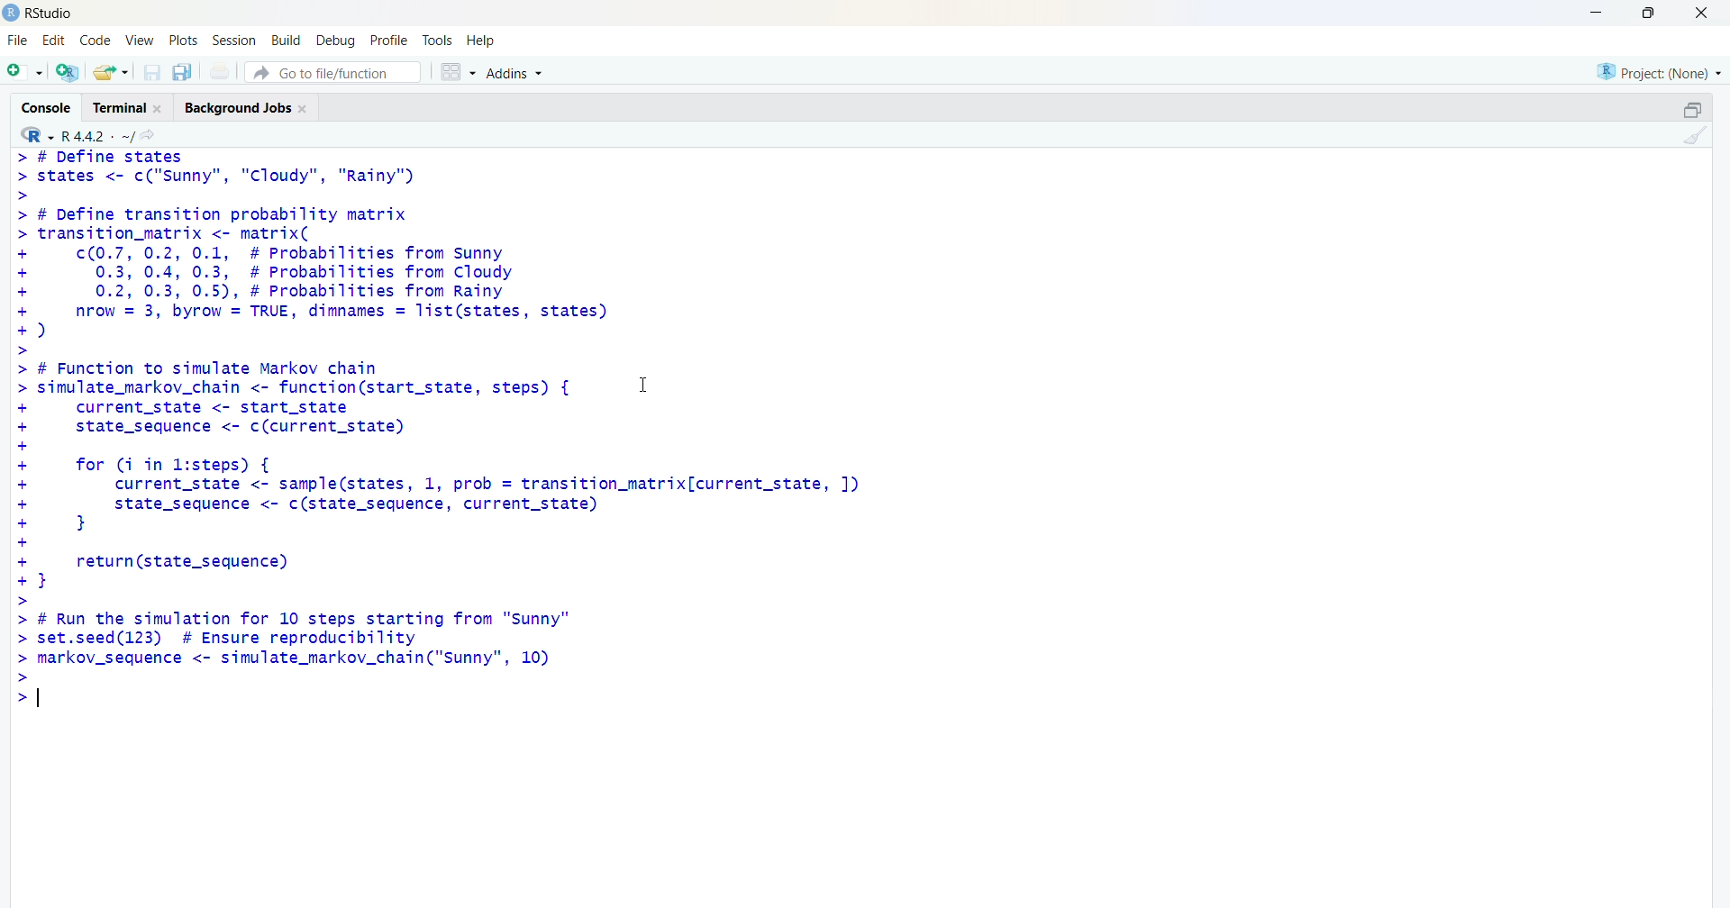 The height and width of the screenshot is (908, 1730). Describe the element at coordinates (77, 134) in the screenshot. I see `R 4.4.2` at that location.